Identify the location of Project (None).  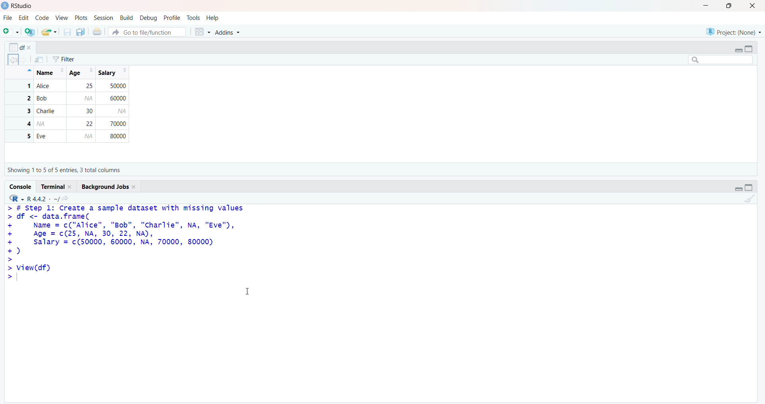
(733, 31).